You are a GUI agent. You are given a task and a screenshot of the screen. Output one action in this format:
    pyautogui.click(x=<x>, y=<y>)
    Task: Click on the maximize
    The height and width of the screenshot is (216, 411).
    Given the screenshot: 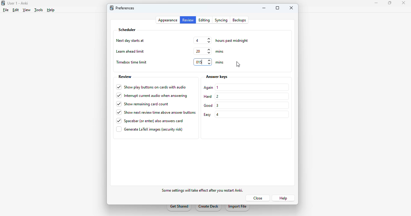 What is the action you would take?
    pyautogui.click(x=390, y=3)
    